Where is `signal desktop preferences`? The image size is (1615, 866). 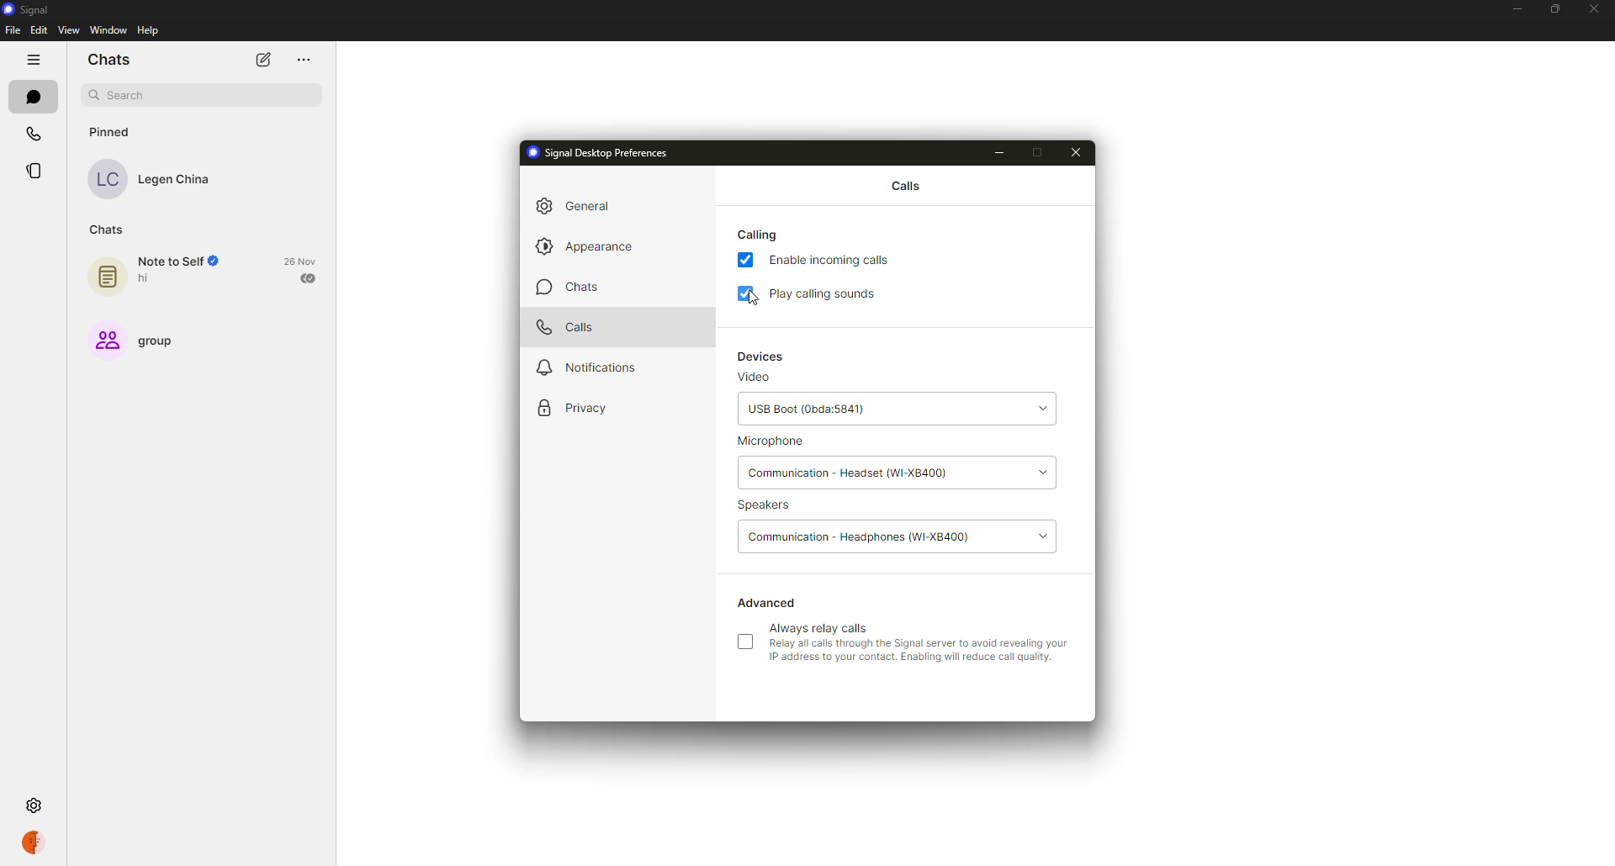 signal desktop preferences is located at coordinates (598, 154).